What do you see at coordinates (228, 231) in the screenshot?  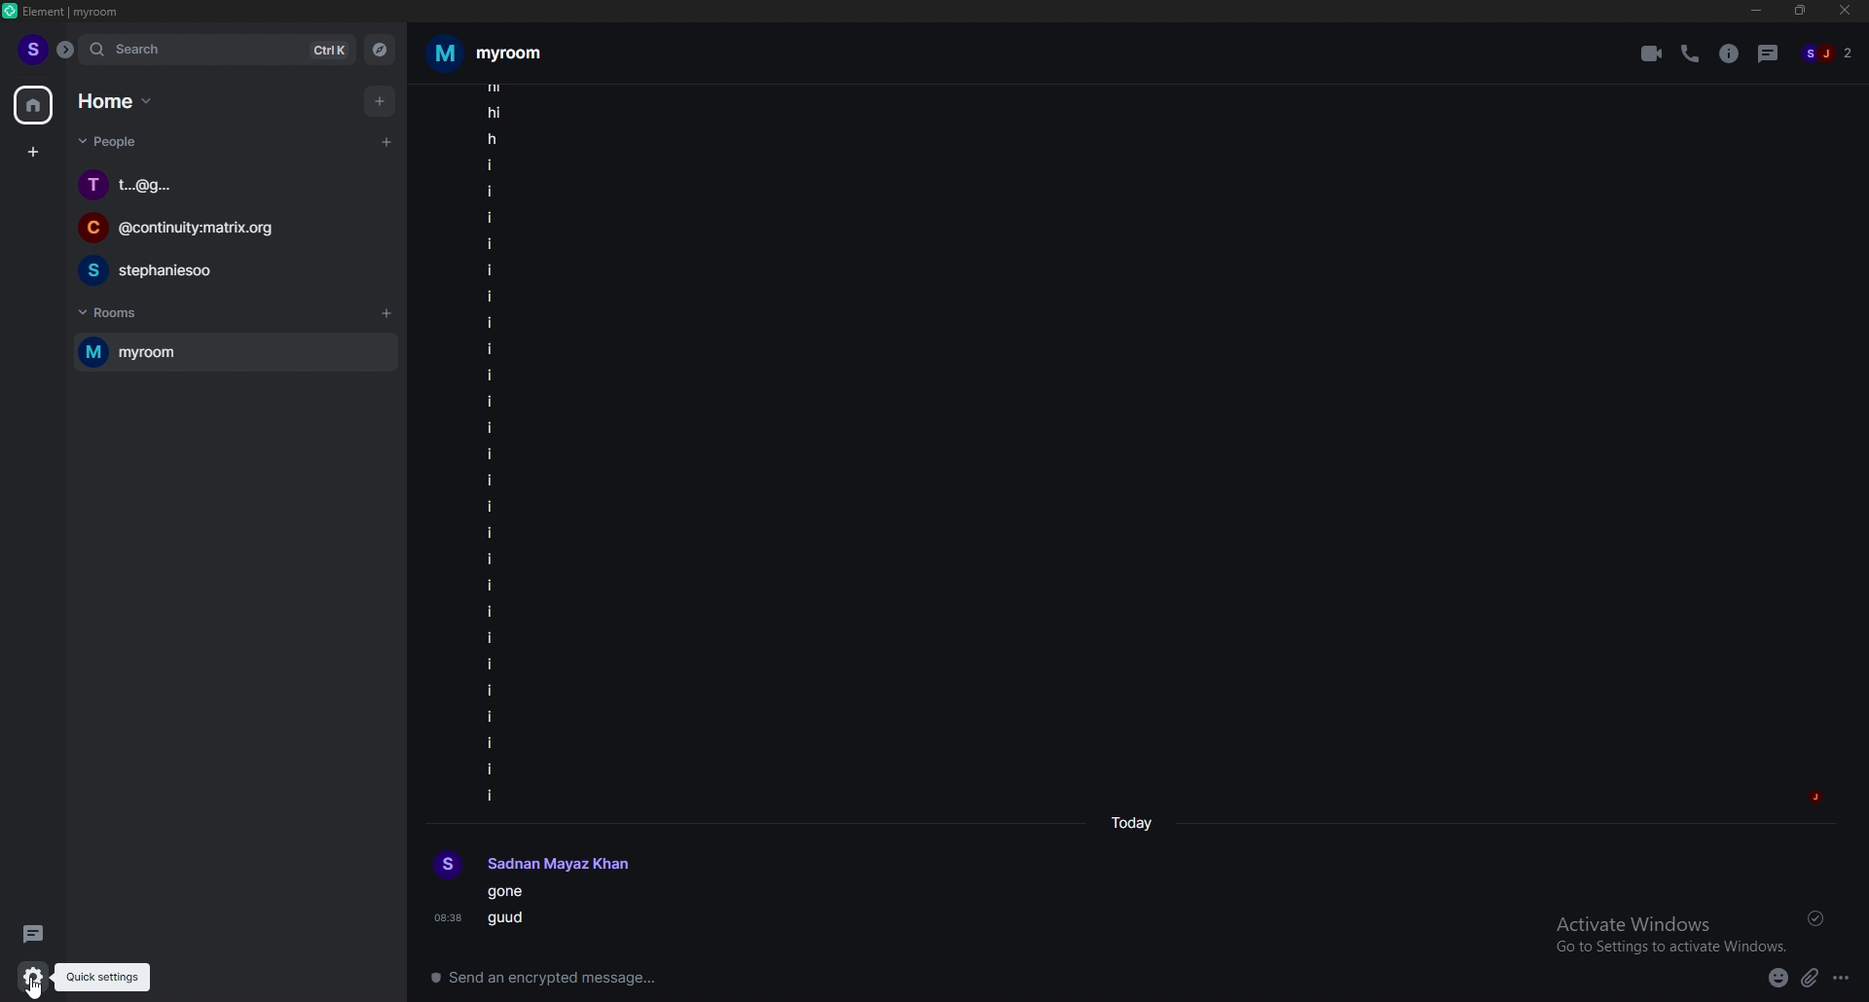 I see `chat` at bounding box center [228, 231].